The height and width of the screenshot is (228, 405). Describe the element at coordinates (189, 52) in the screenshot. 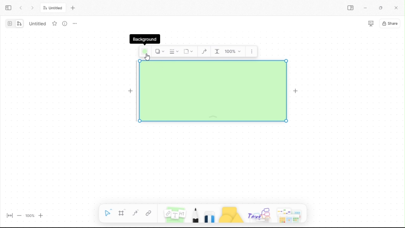

I see `Corners` at that location.